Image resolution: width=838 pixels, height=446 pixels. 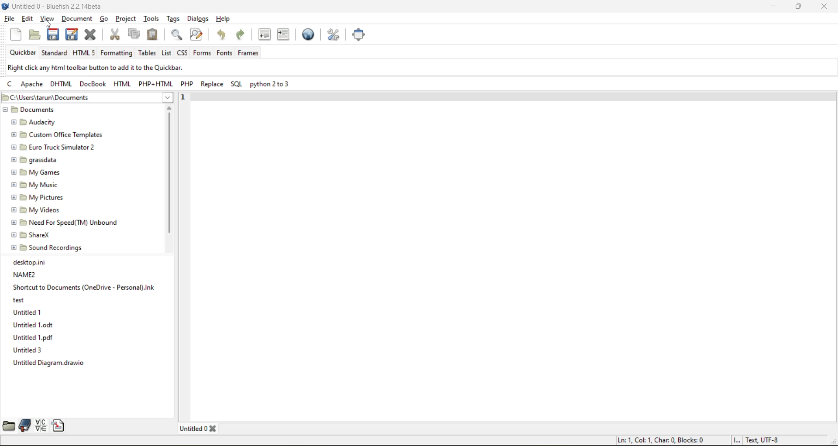 What do you see at coordinates (154, 34) in the screenshot?
I see `paste` at bounding box center [154, 34].